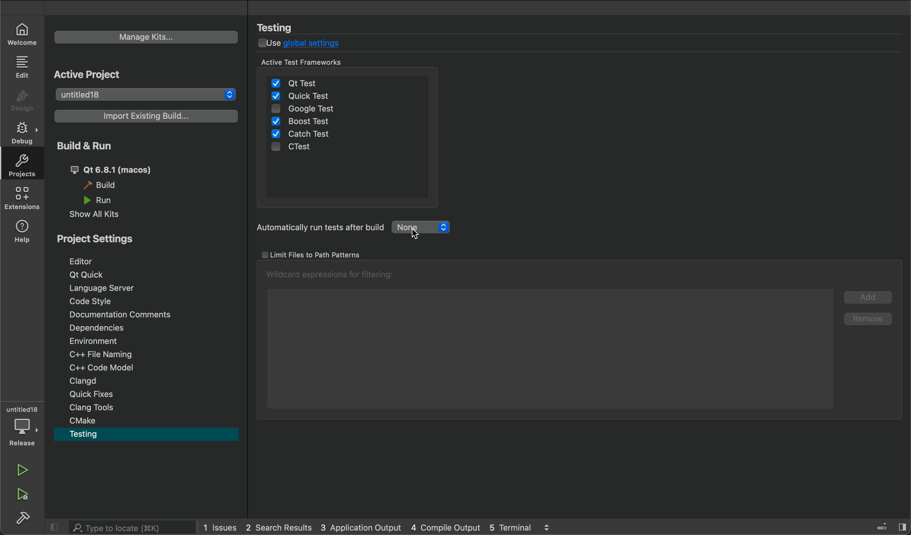 Image resolution: width=911 pixels, height=535 pixels. What do you see at coordinates (123, 314) in the screenshot?
I see `documentation comments` at bounding box center [123, 314].